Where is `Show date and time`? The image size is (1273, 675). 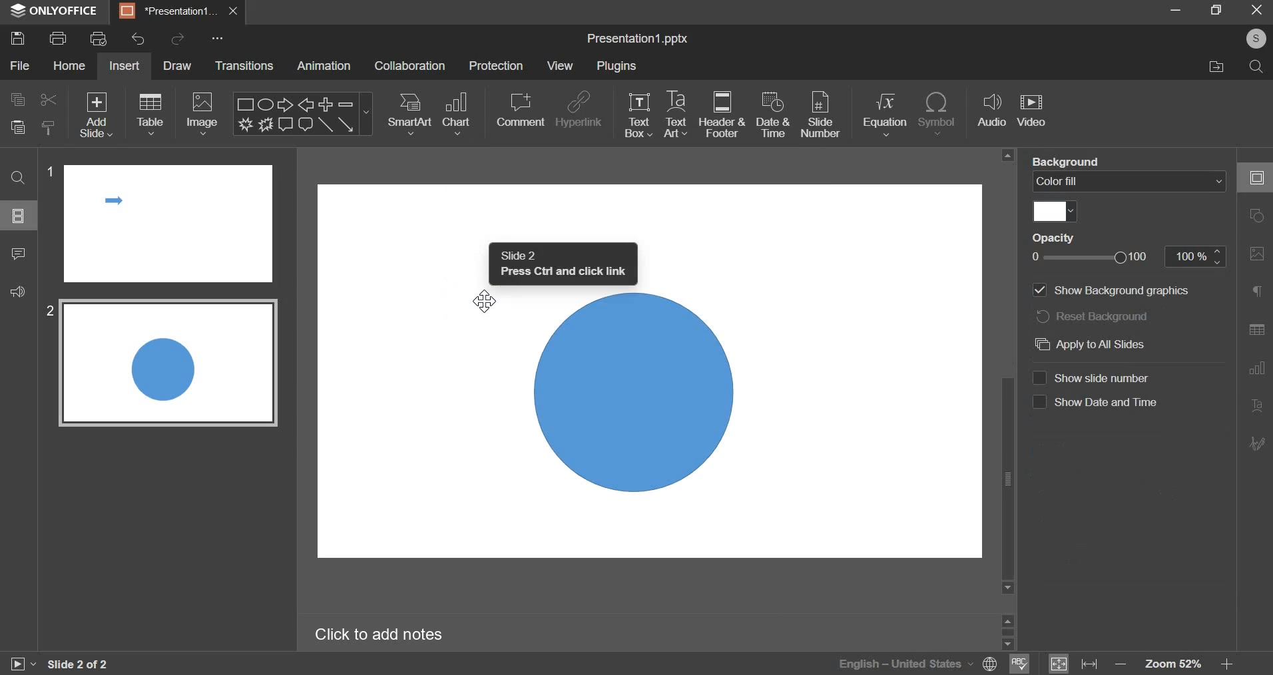
Show date and time is located at coordinates (1101, 404).